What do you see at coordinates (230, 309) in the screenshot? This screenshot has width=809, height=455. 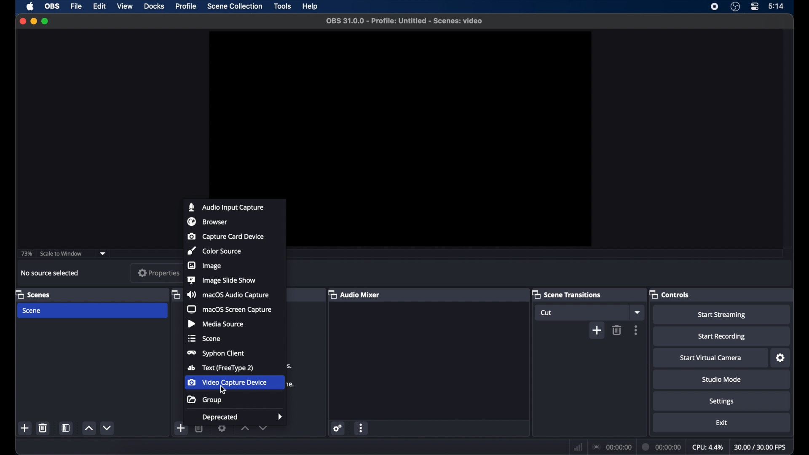 I see `macOS screen capture` at bounding box center [230, 309].